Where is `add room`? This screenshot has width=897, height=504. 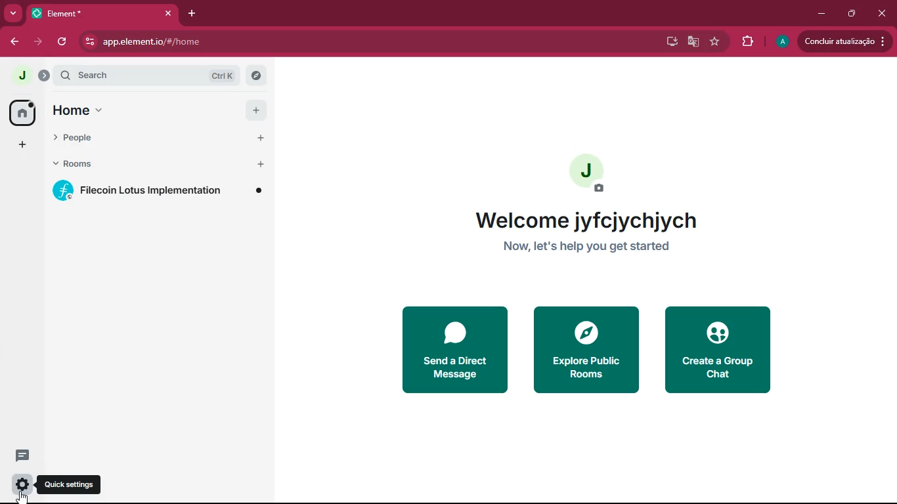 add room is located at coordinates (261, 164).